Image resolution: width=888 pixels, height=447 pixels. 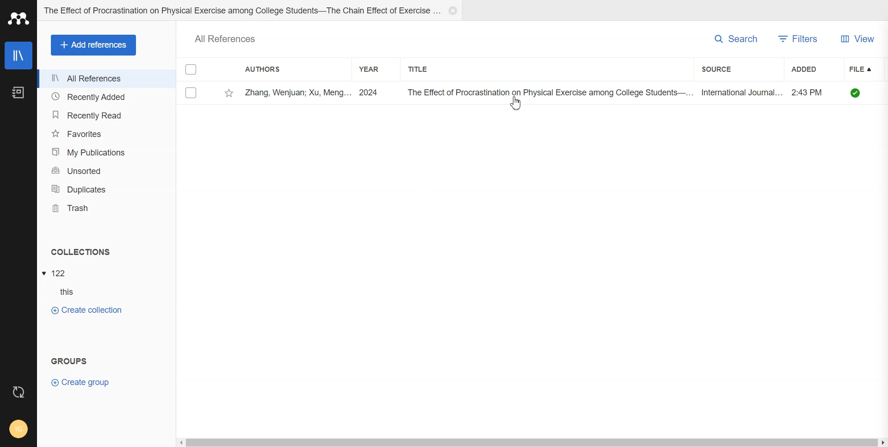 What do you see at coordinates (229, 93) in the screenshot?
I see `mark star` at bounding box center [229, 93].